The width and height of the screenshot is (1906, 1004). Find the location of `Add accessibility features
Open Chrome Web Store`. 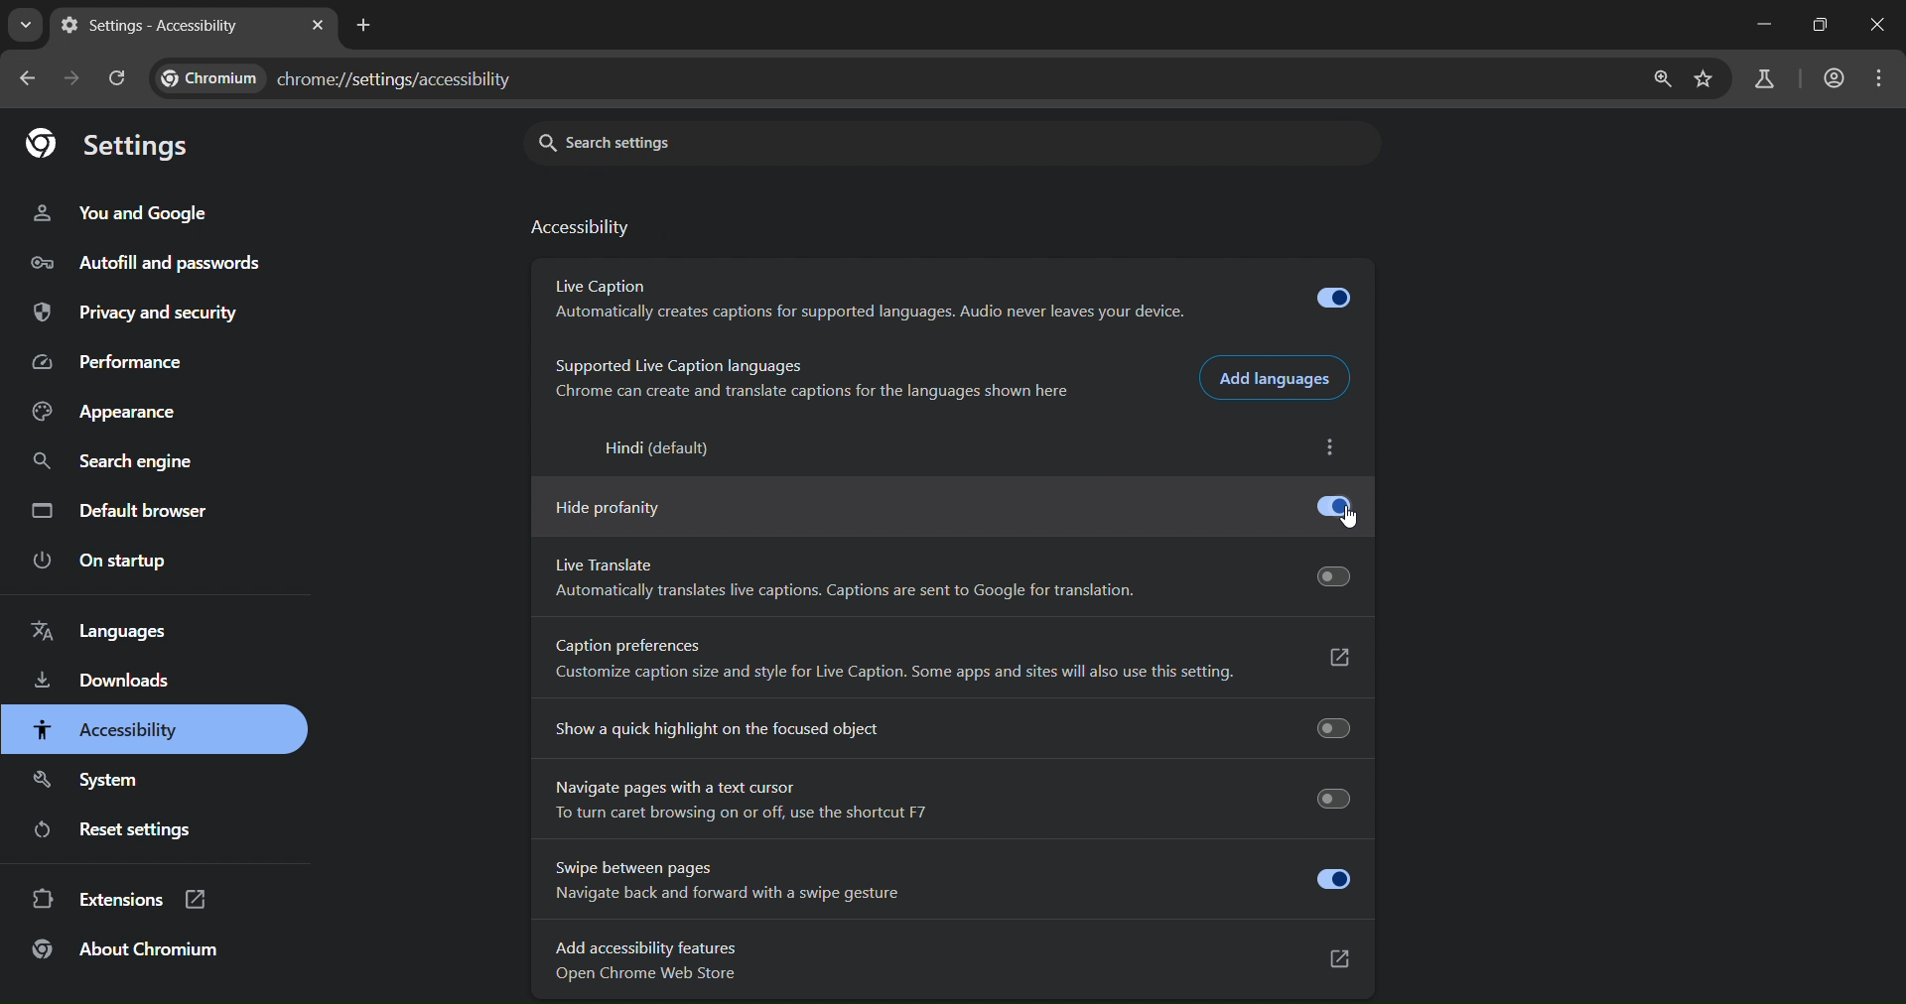

Add accessibility features
Open Chrome Web Store is located at coordinates (950, 961).